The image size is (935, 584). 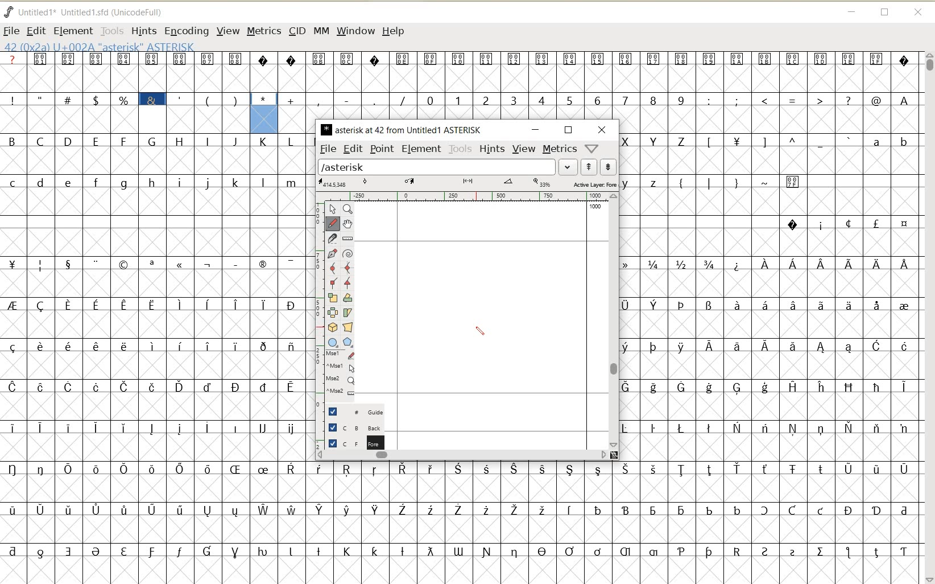 What do you see at coordinates (333, 209) in the screenshot?
I see `pointer` at bounding box center [333, 209].